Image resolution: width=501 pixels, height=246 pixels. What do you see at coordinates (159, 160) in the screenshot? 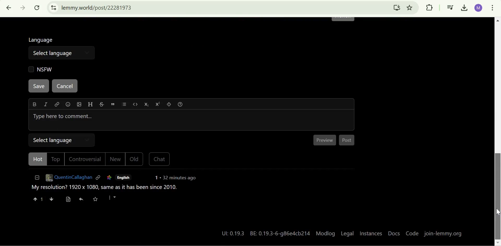
I see `Chat` at bounding box center [159, 160].